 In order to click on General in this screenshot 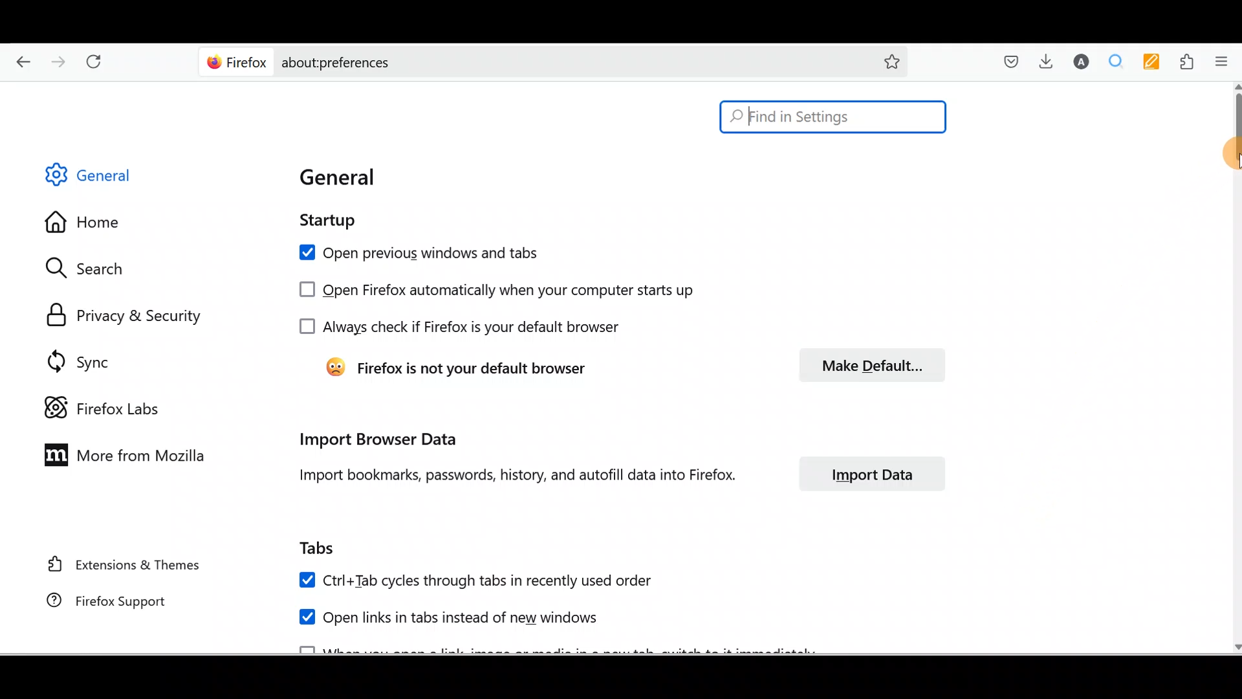, I will do `click(347, 176)`.